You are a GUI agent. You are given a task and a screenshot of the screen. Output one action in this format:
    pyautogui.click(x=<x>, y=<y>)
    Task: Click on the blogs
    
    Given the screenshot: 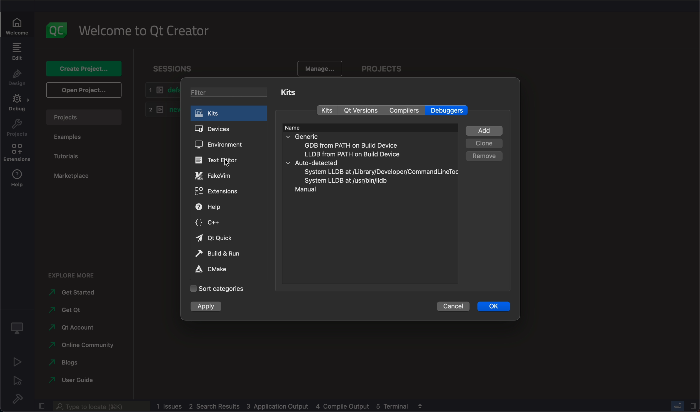 What is the action you would take?
    pyautogui.click(x=64, y=363)
    